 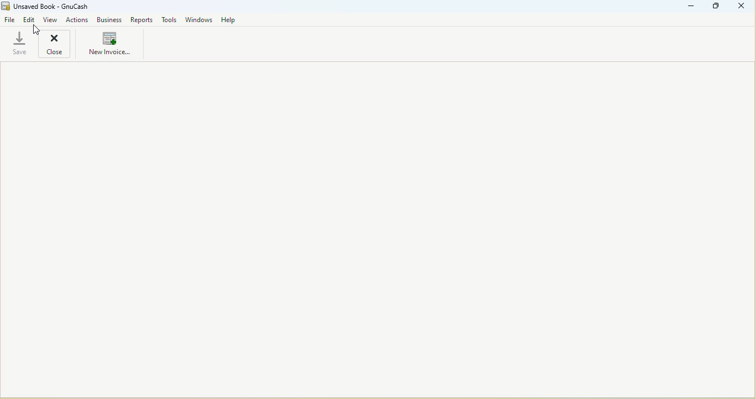 I want to click on Maximize, so click(x=717, y=8).